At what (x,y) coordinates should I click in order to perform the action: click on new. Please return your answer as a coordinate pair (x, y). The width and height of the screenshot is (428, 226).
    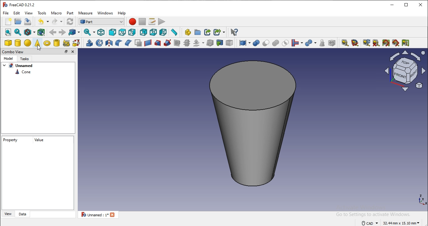
    Looking at the image, I should click on (8, 22).